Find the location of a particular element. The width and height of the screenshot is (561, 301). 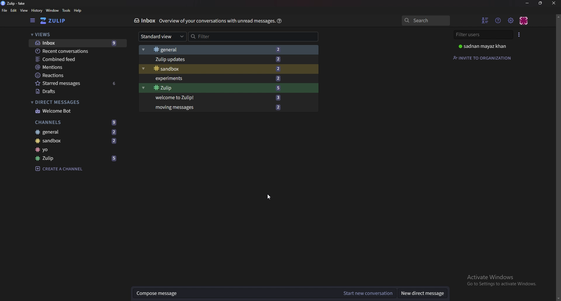

drafts is located at coordinates (74, 91).